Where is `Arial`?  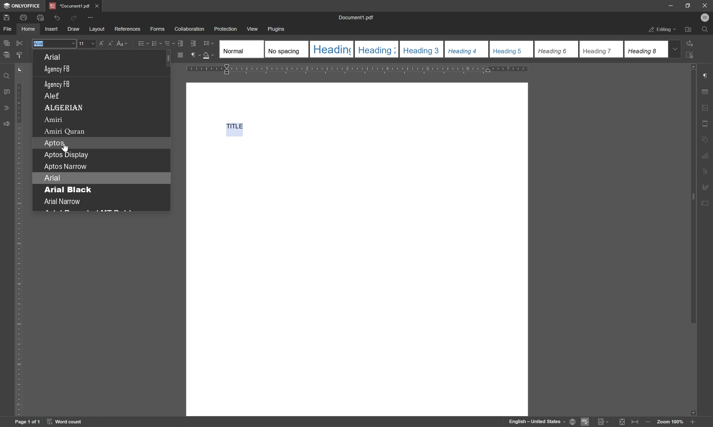 Arial is located at coordinates (52, 43).